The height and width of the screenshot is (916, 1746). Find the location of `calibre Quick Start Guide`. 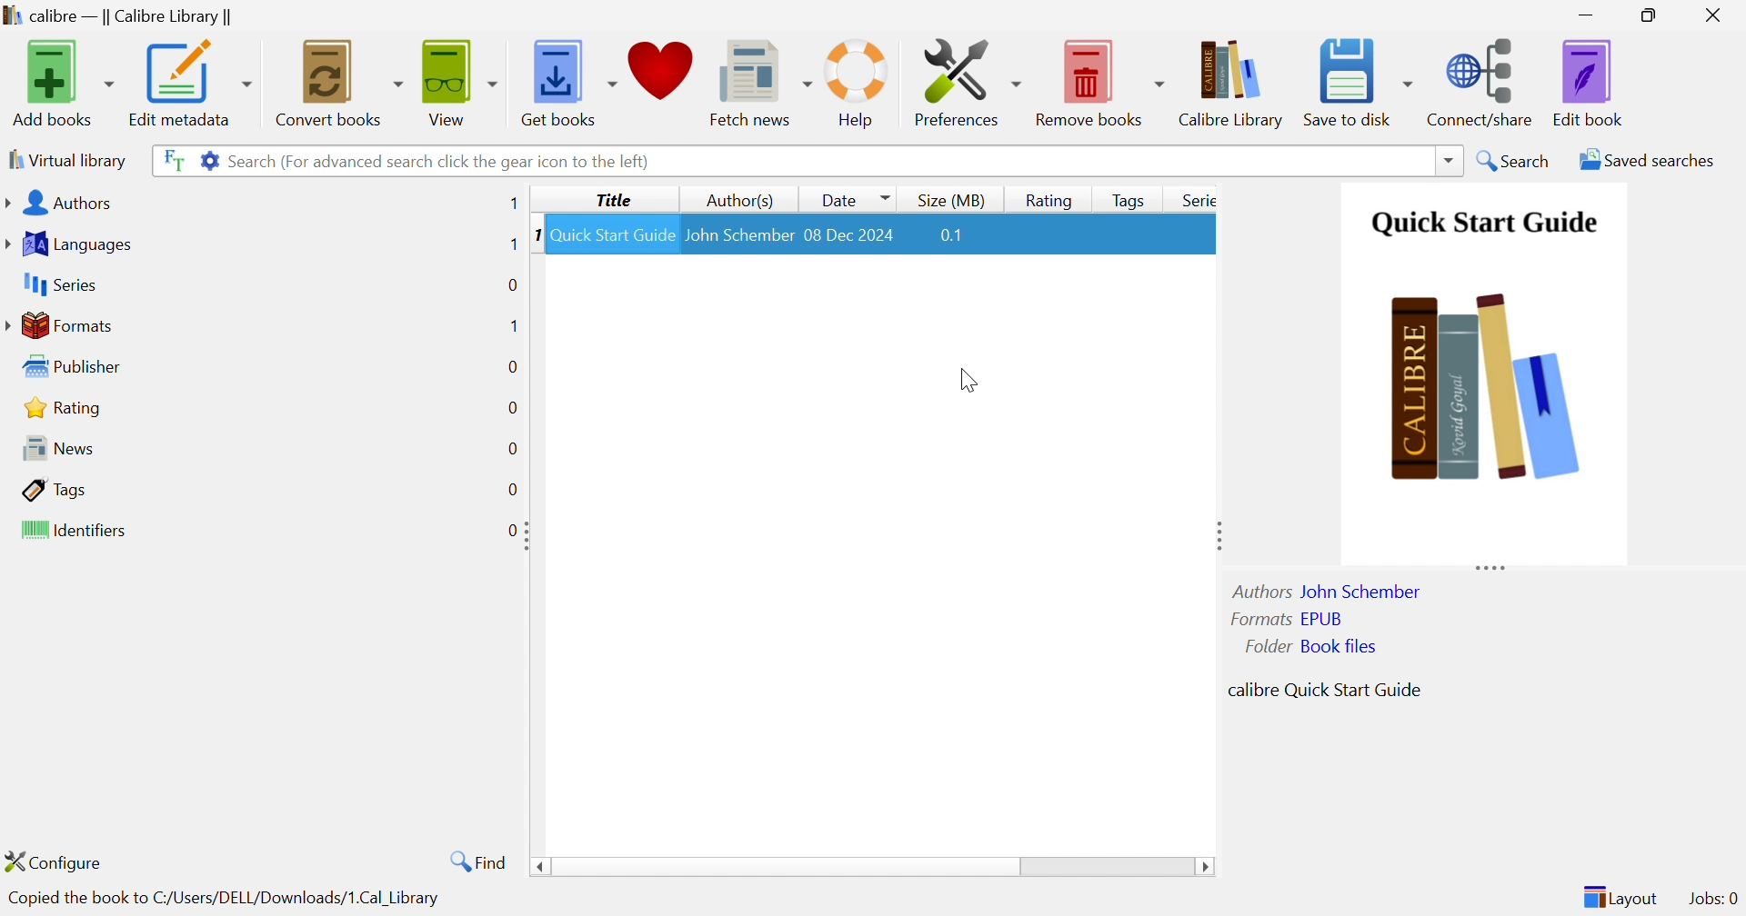

calibre Quick Start Guide is located at coordinates (1323, 688).